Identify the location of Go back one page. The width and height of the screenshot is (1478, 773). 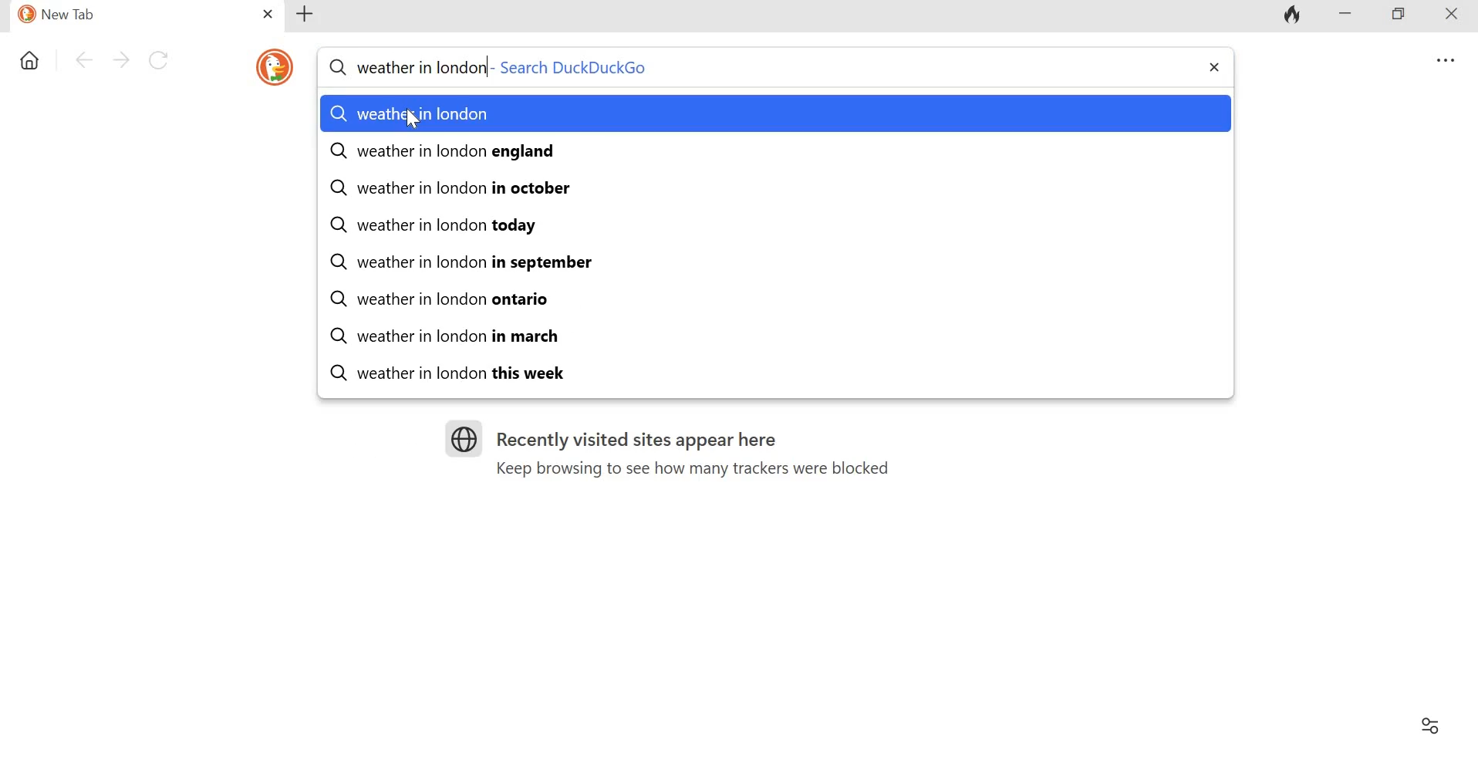
(82, 60).